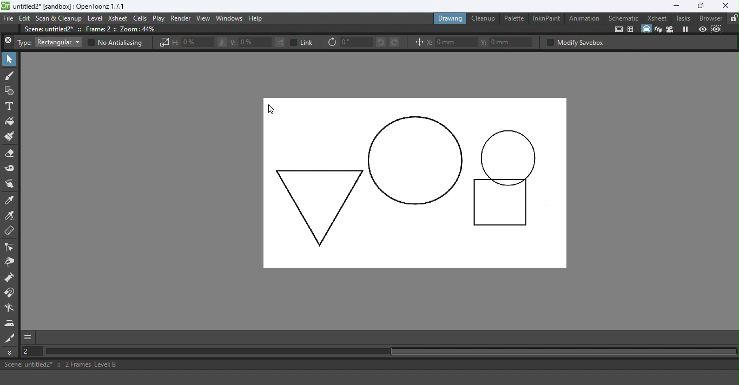 Image resolution: width=739 pixels, height=385 pixels. What do you see at coordinates (11, 308) in the screenshot?
I see `Blender tool` at bounding box center [11, 308].